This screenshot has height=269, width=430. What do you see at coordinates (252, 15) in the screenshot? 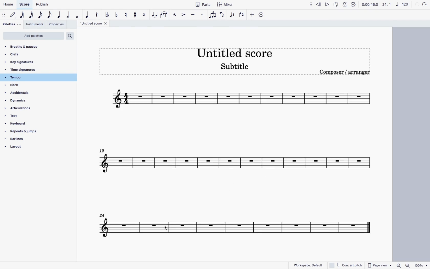
I see `more` at bounding box center [252, 15].